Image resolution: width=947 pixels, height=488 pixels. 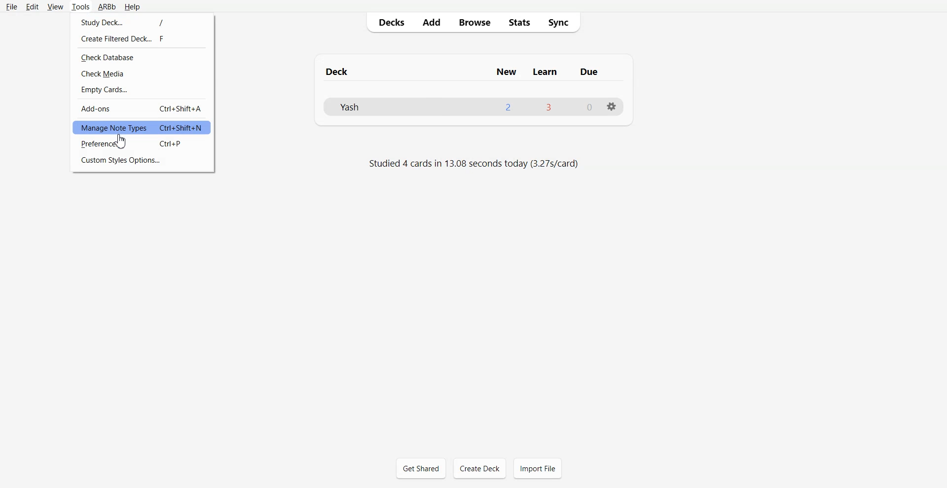 What do you see at coordinates (142, 127) in the screenshot?
I see `Manage Note Types` at bounding box center [142, 127].